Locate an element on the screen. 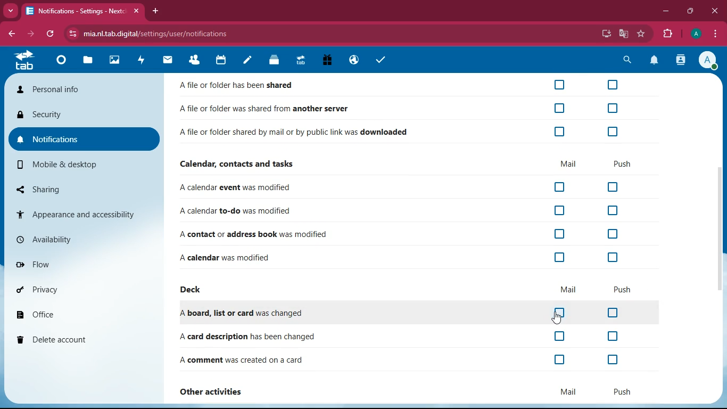 The image size is (727, 409). A board, list or card was changed is located at coordinates (246, 309).